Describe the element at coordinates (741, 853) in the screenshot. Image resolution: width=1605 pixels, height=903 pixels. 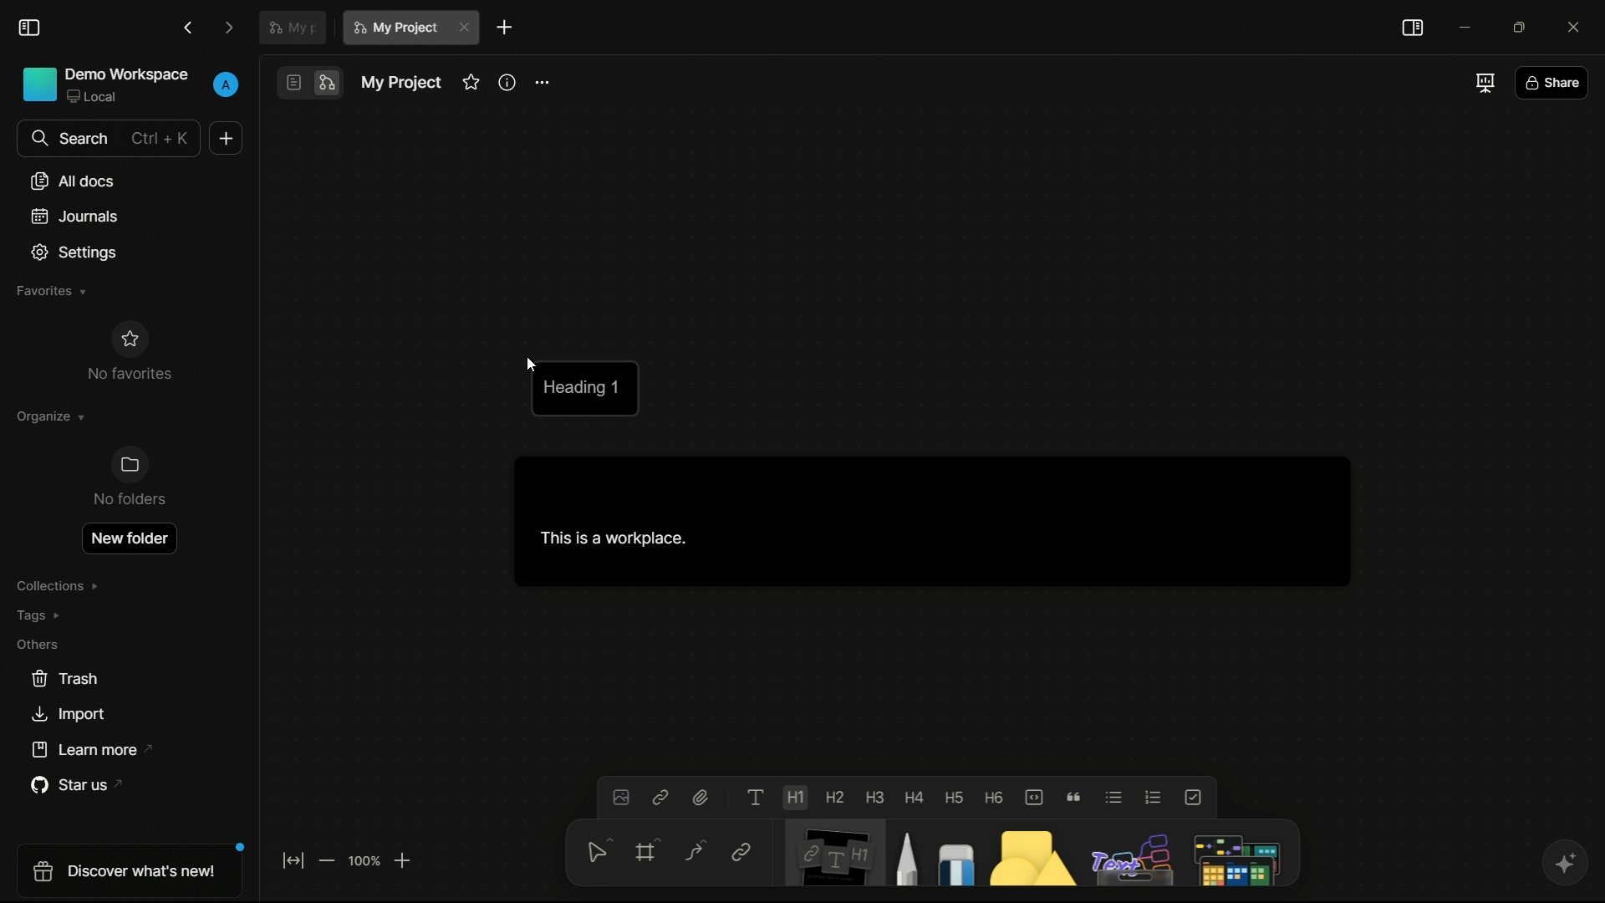
I see `link` at that location.